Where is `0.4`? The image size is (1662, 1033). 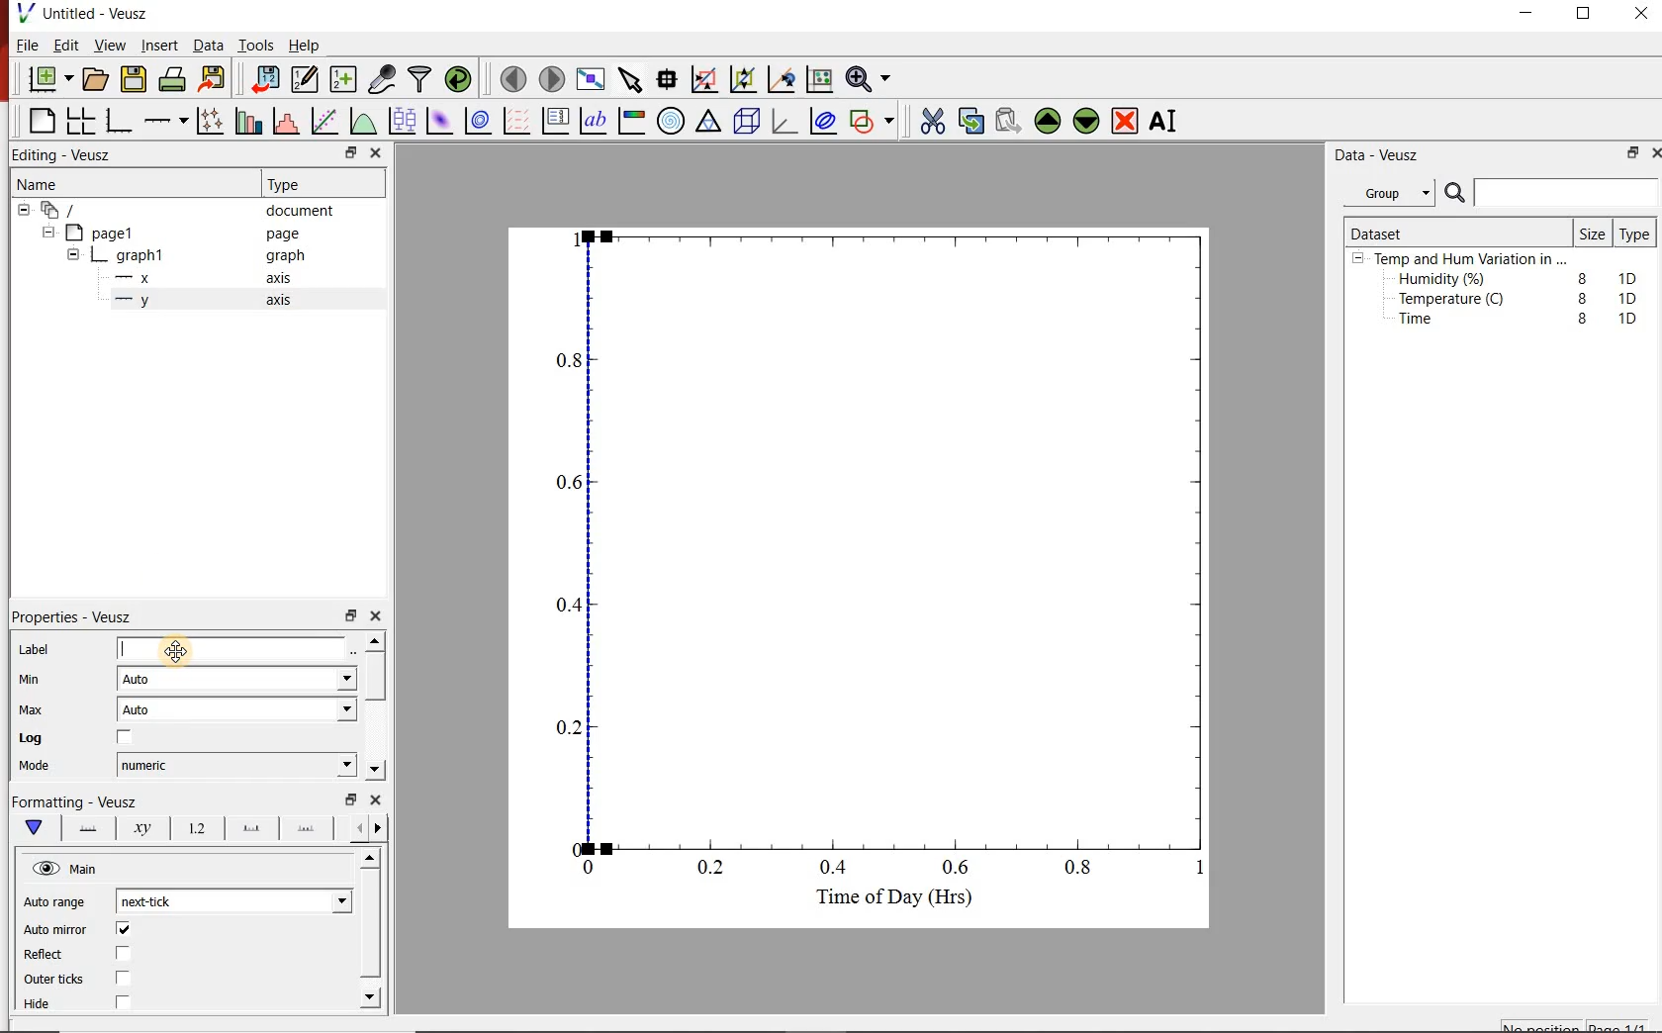
0.4 is located at coordinates (565, 606).